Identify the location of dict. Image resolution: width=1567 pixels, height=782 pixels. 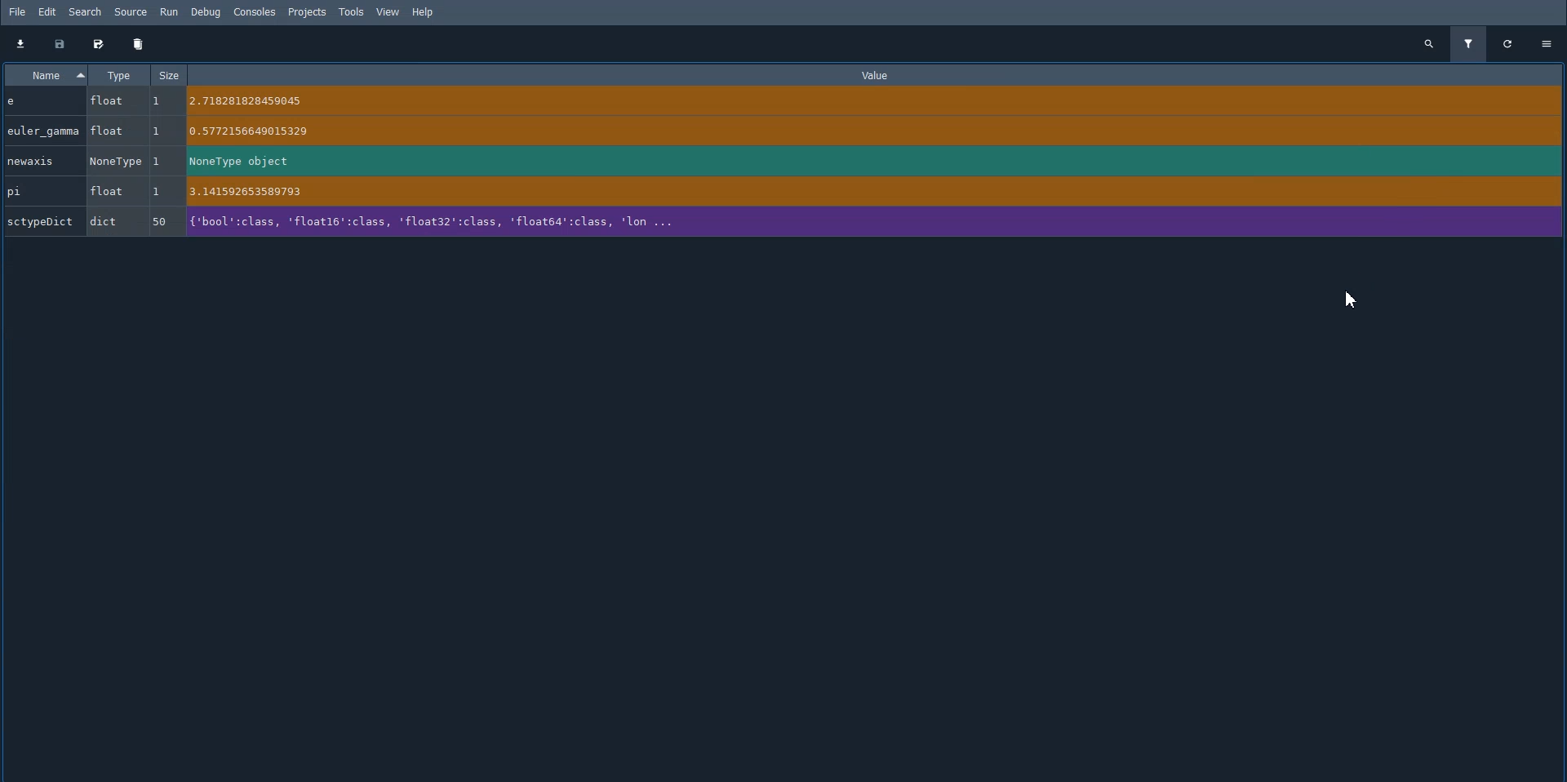
(112, 220).